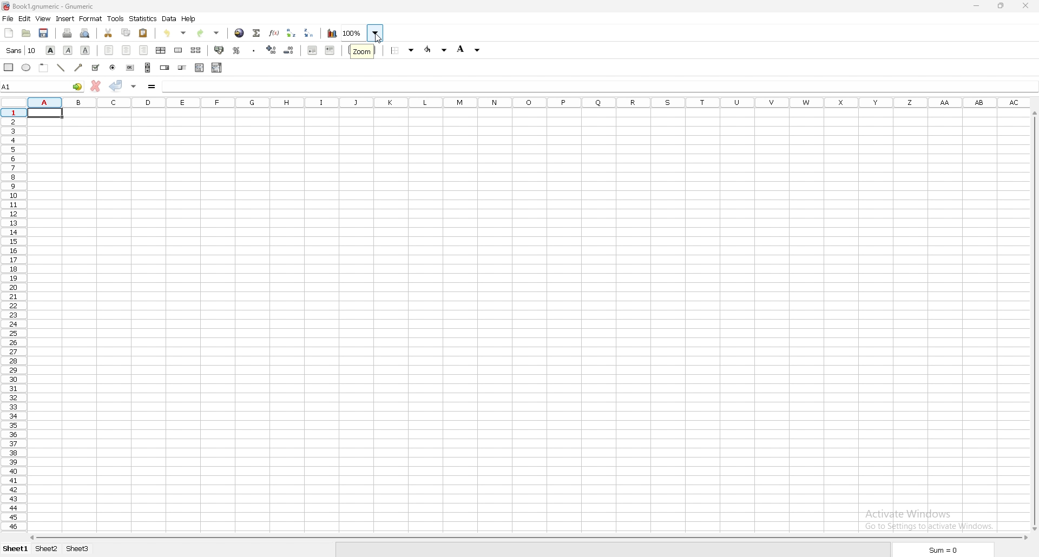 The width and height of the screenshot is (1039, 557). I want to click on print, so click(68, 33).